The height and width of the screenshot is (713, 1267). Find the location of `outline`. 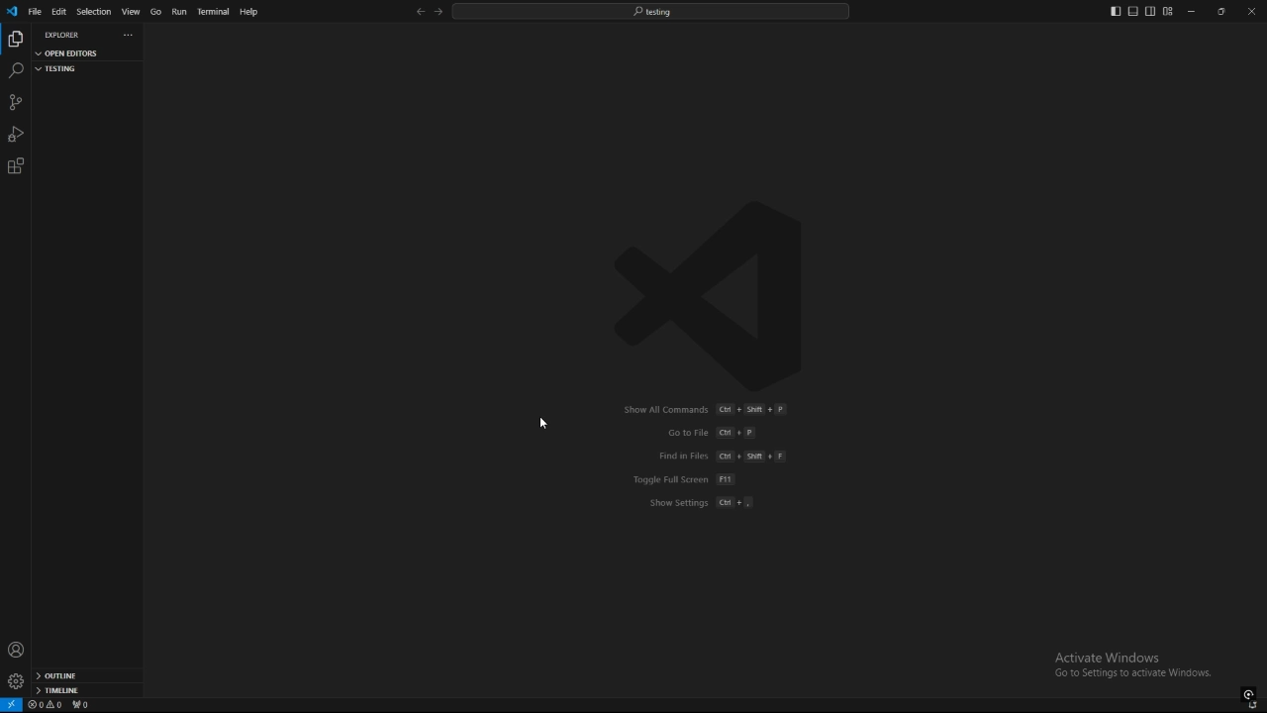

outline is located at coordinates (87, 676).